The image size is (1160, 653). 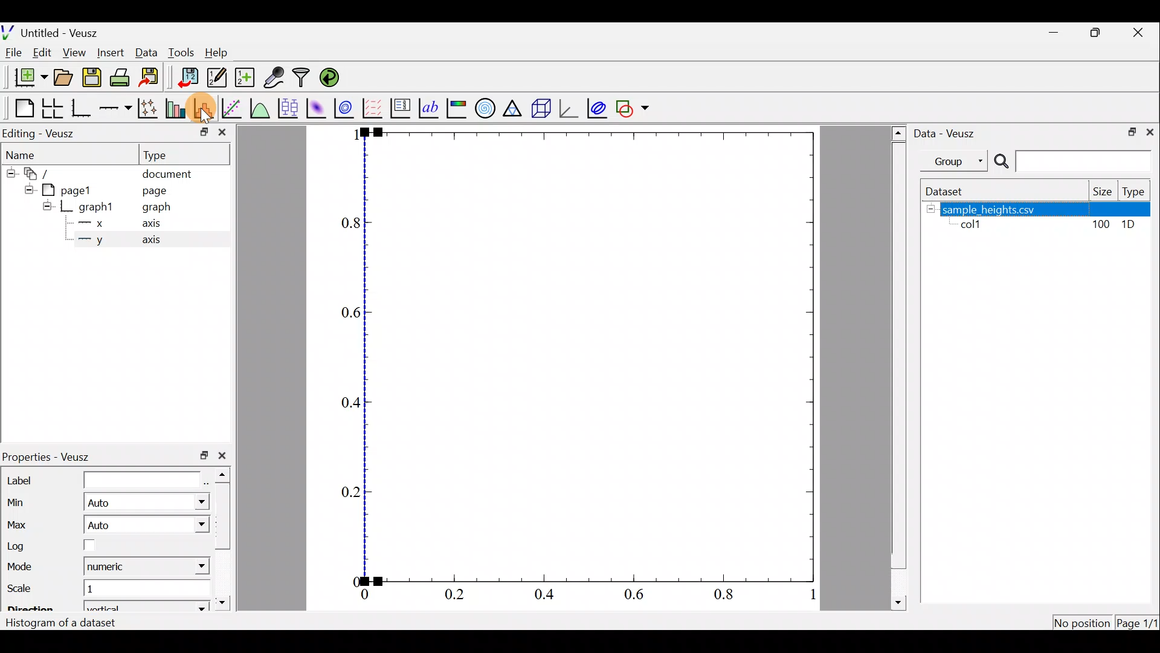 What do you see at coordinates (233, 108) in the screenshot?
I see `fit a function to data` at bounding box center [233, 108].